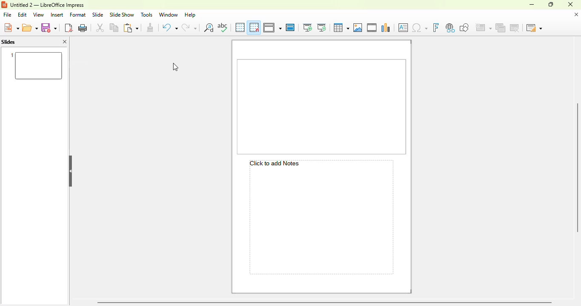  Describe the element at coordinates (342, 28) in the screenshot. I see `table` at that location.